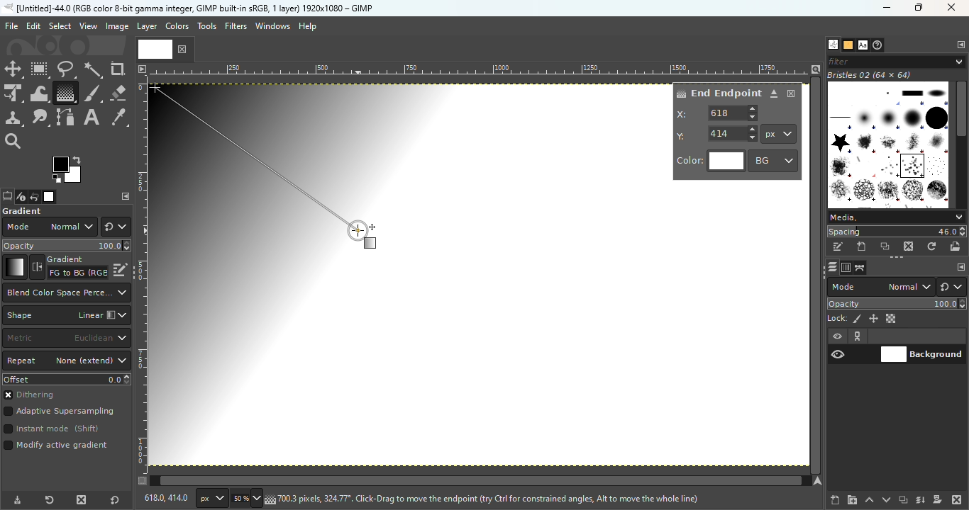 The image size is (969, 510). Describe the element at coordinates (78, 500) in the screenshot. I see `Delete tool preset` at that location.